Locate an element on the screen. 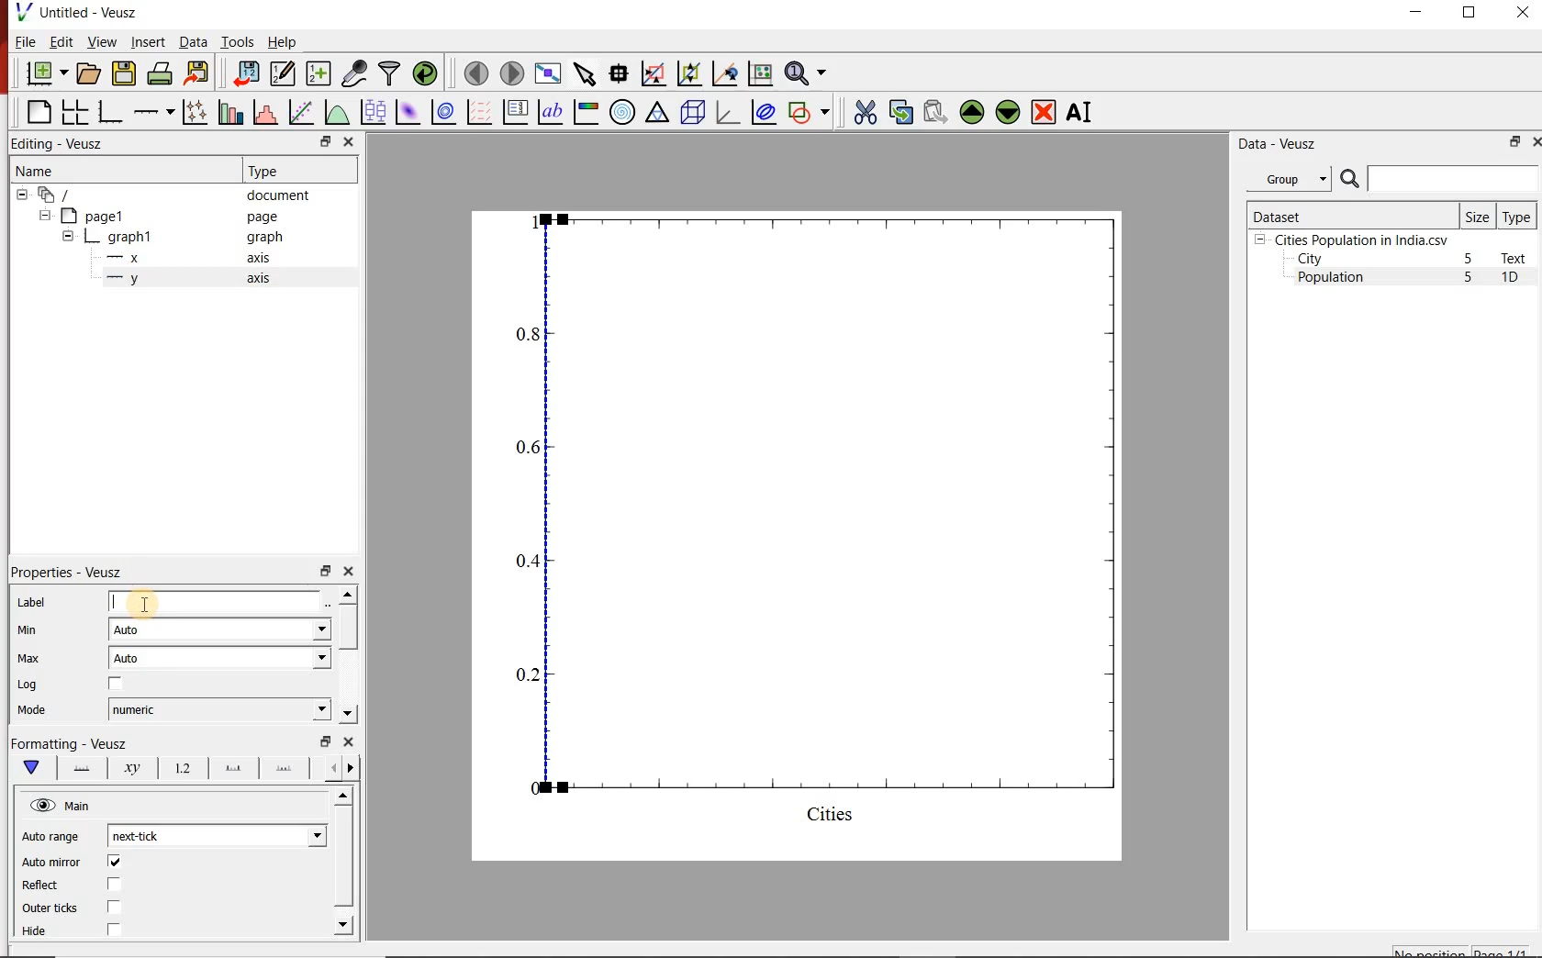  graph1 is located at coordinates (175, 237).